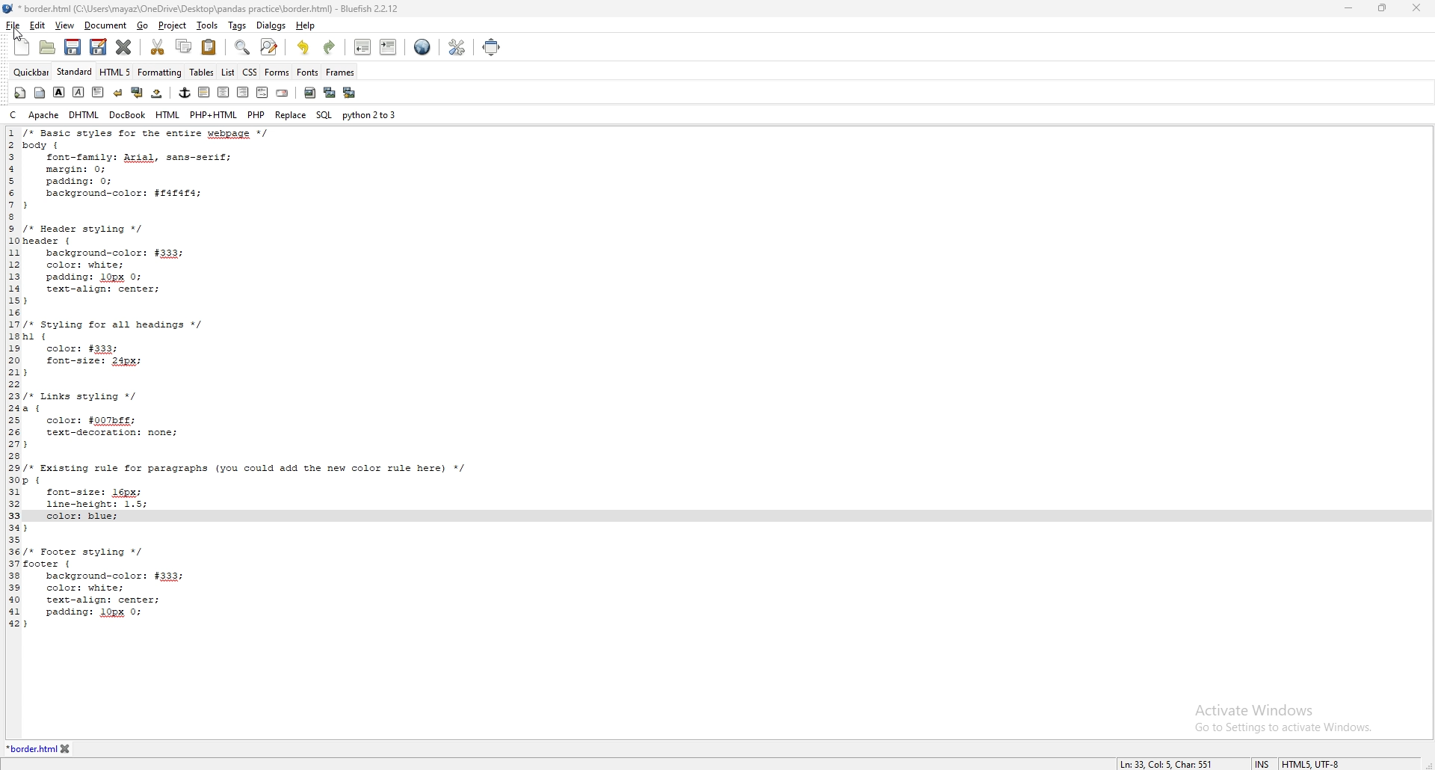 Image resolution: width=1435 pixels, height=770 pixels. What do you see at coordinates (324, 114) in the screenshot?
I see `sql` at bounding box center [324, 114].